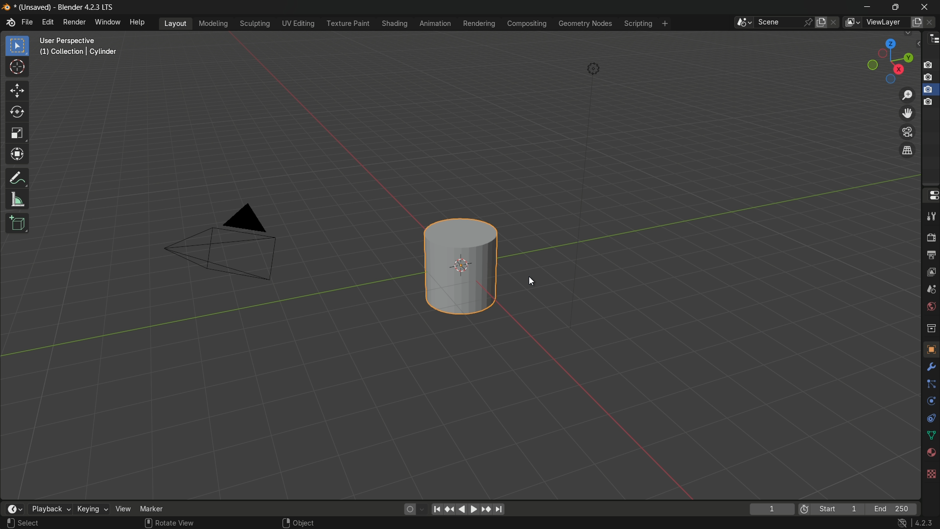  I want to click on annotate, so click(17, 179).